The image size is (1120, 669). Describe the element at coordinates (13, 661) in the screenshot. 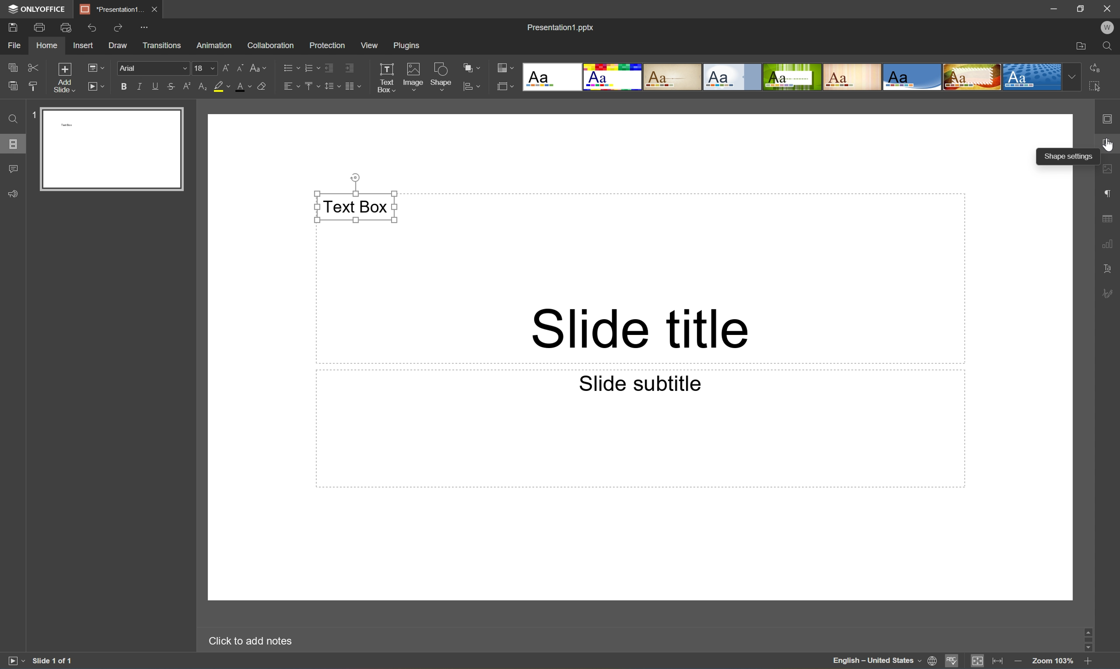

I see `Start slideshow` at that location.